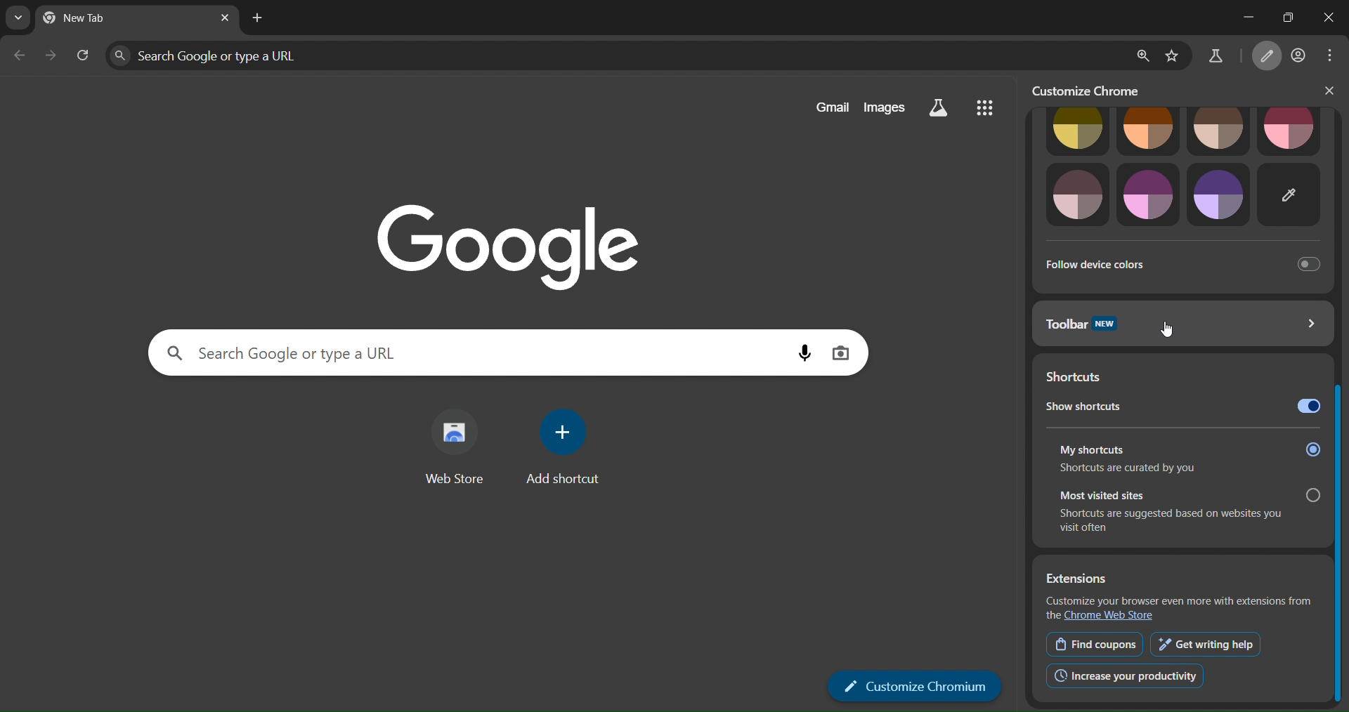 The height and width of the screenshot is (712, 1349). Describe the element at coordinates (1214, 56) in the screenshot. I see `search labs` at that location.